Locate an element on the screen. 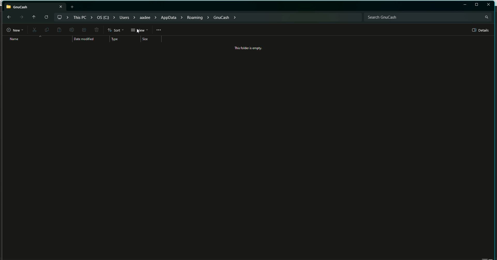 The height and width of the screenshot is (260, 497). Refresh is located at coordinates (46, 17).